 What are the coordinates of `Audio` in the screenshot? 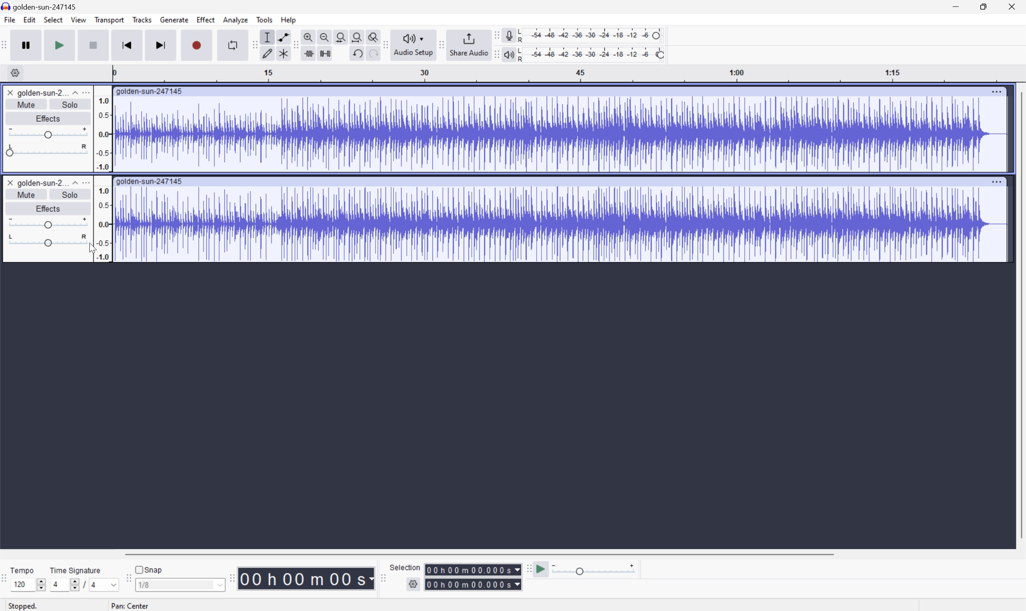 It's located at (562, 134).